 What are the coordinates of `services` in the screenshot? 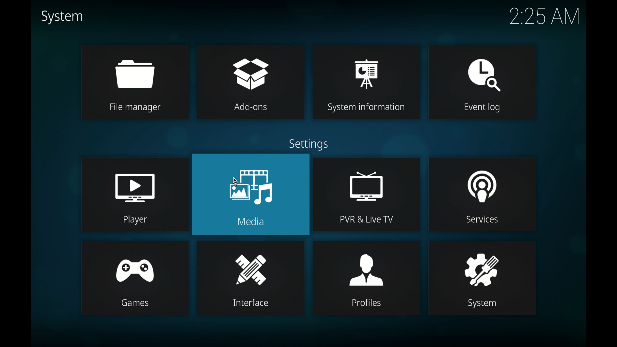 It's located at (483, 182).